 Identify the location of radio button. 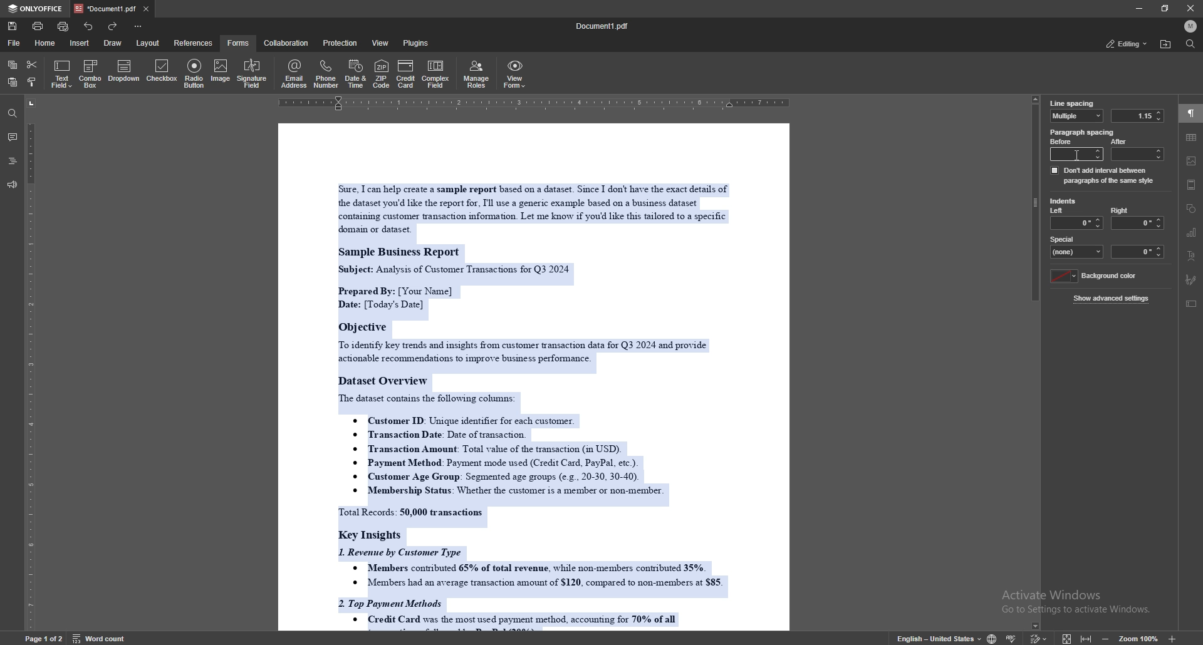
(195, 73).